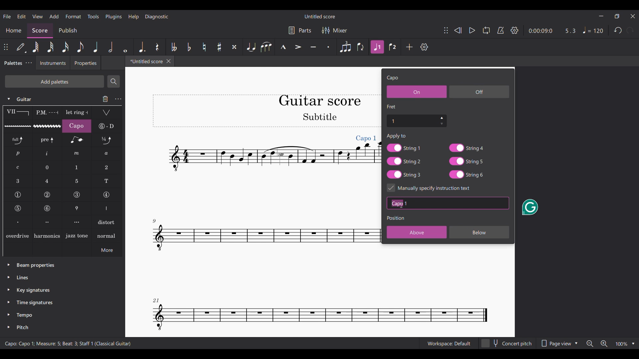 The width and height of the screenshot is (639, 359). I want to click on Cursor, so click(401, 205).